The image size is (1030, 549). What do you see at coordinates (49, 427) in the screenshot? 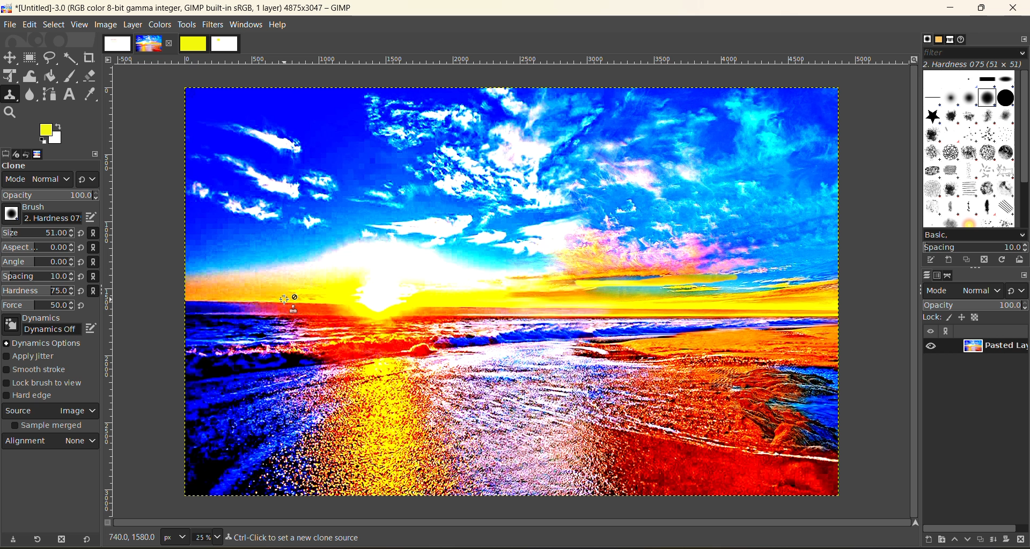
I see `sample merged` at bounding box center [49, 427].